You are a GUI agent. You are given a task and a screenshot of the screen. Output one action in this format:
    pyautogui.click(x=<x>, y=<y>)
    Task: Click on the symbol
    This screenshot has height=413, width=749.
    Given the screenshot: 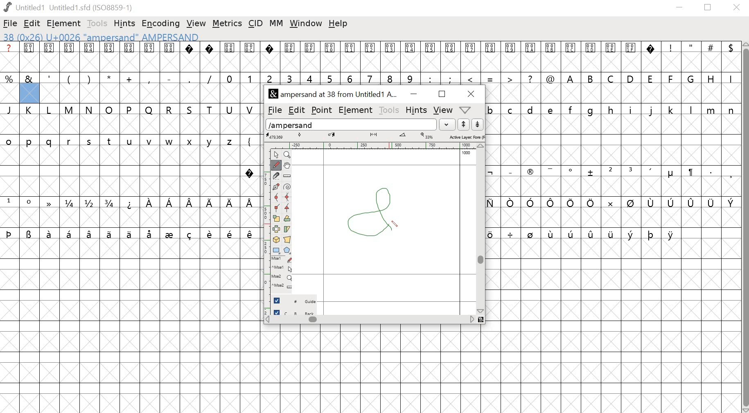 What is the action you would take?
    pyautogui.click(x=591, y=172)
    